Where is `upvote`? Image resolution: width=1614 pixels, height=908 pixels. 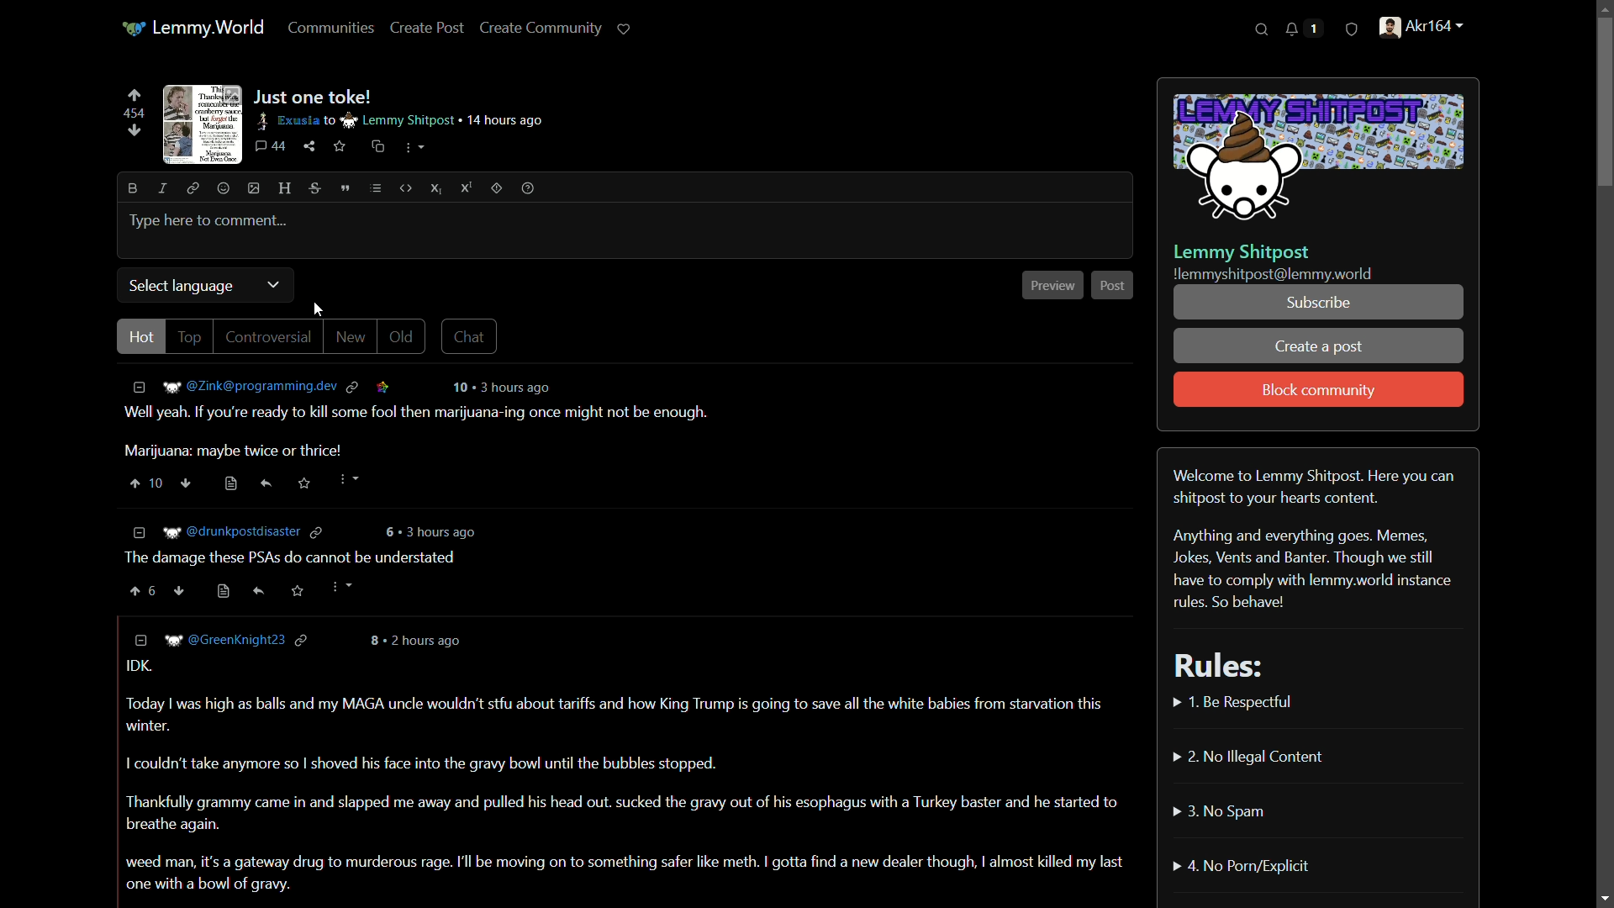
upvote is located at coordinates (134, 591).